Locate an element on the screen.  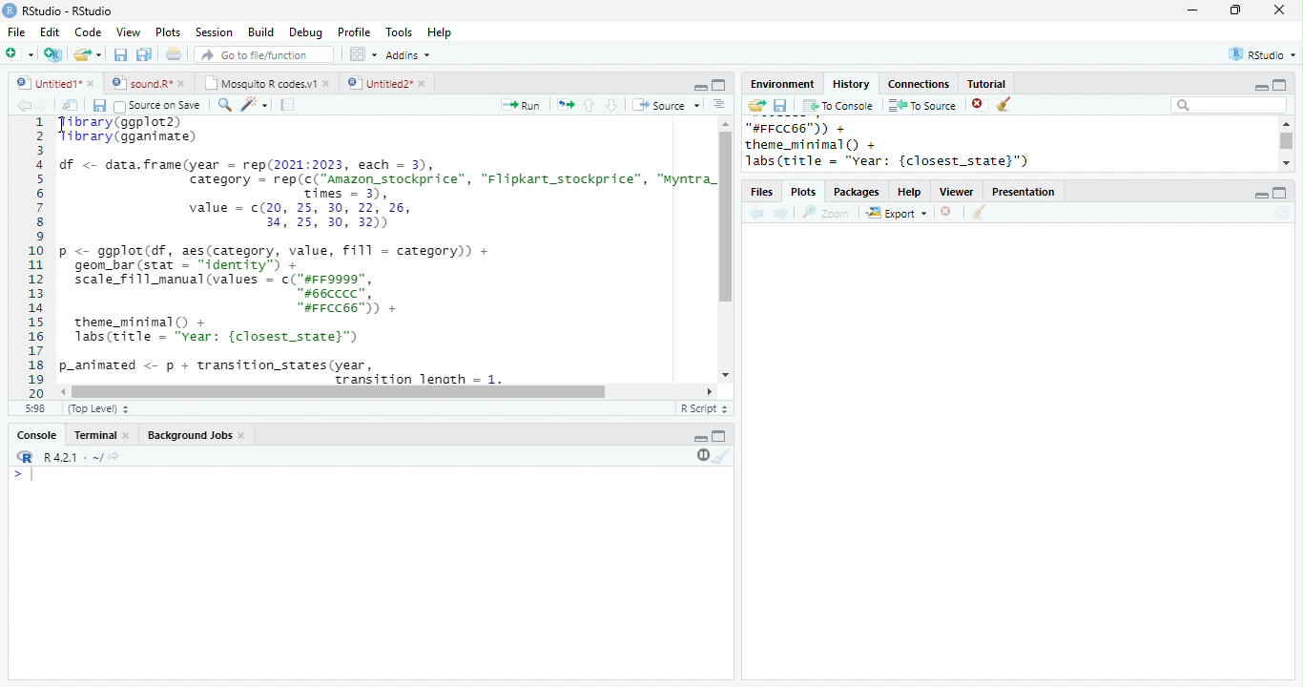
View is located at coordinates (129, 31).